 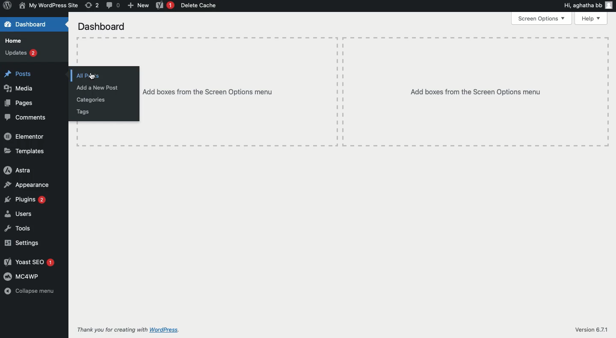 What do you see at coordinates (589, 330) in the screenshot?
I see `Version 6.7` at bounding box center [589, 330].